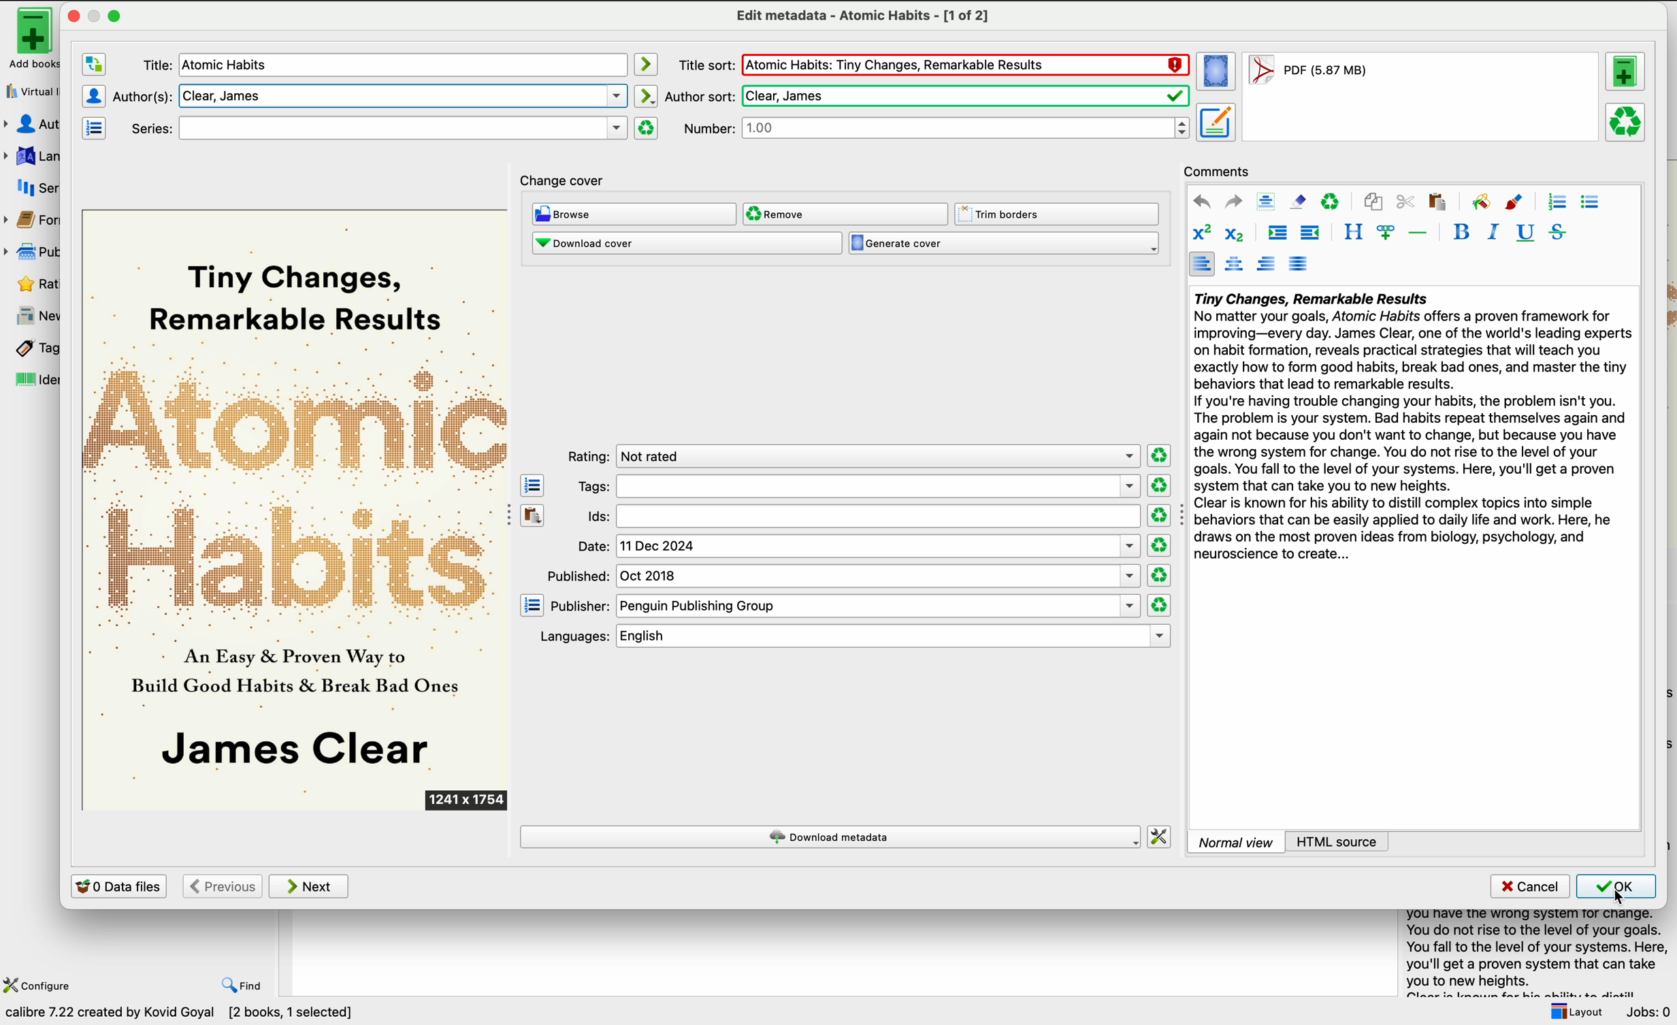 The height and width of the screenshot is (1025, 1677). I want to click on align right, so click(1267, 263).